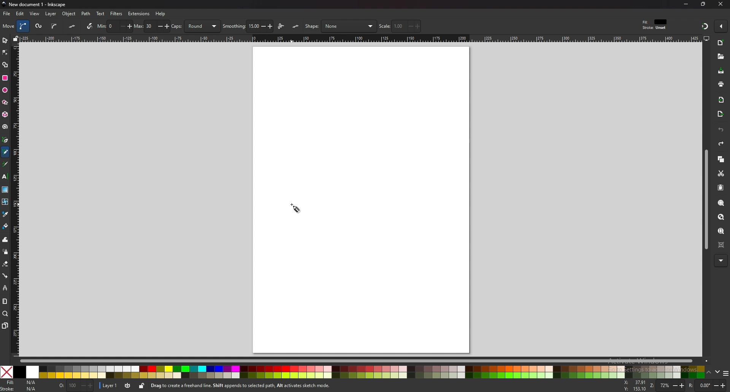 This screenshot has width=730, height=392. I want to click on print, so click(720, 84).